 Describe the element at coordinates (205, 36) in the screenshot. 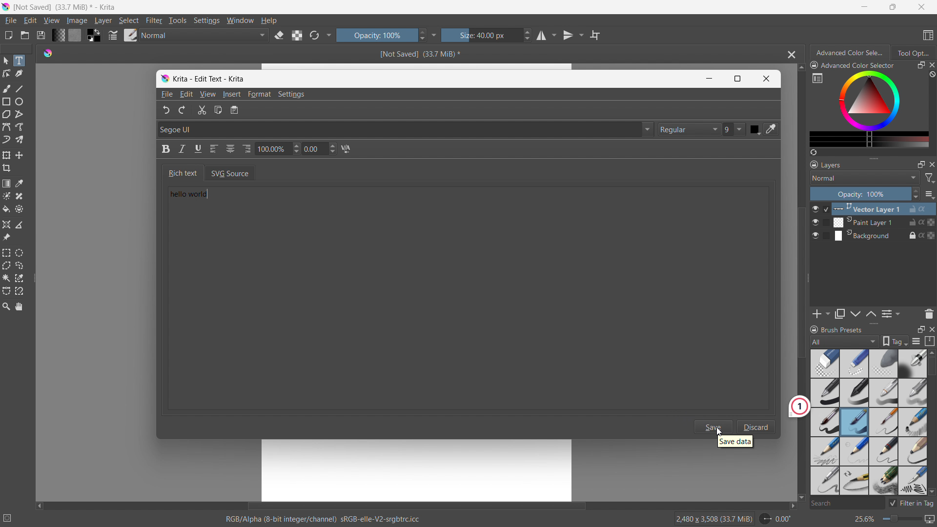

I see `blending mode` at that location.